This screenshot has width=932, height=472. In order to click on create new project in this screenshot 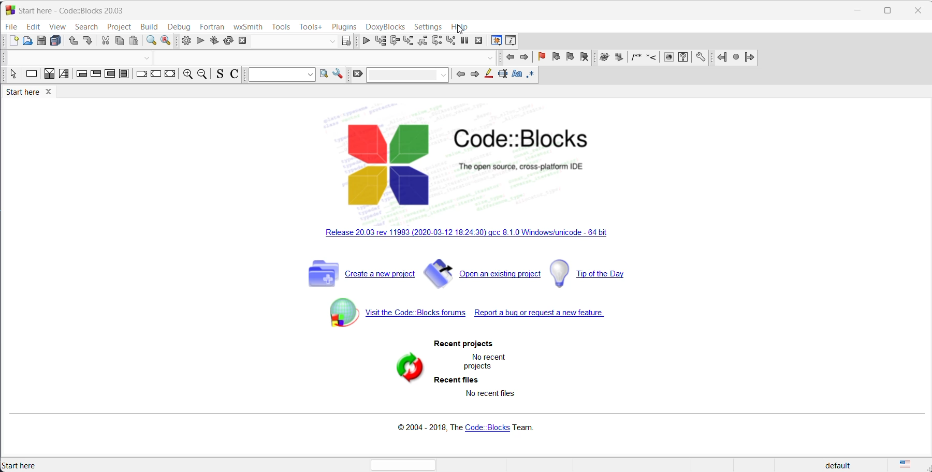, I will do `click(348, 273)`.